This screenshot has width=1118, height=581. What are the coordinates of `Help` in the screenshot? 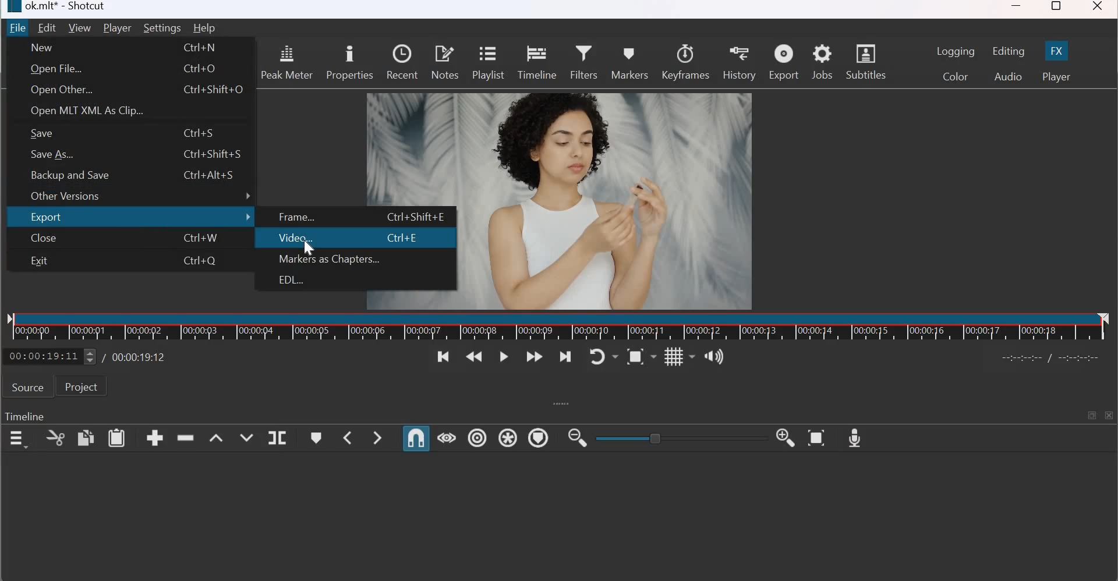 It's located at (204, 28).